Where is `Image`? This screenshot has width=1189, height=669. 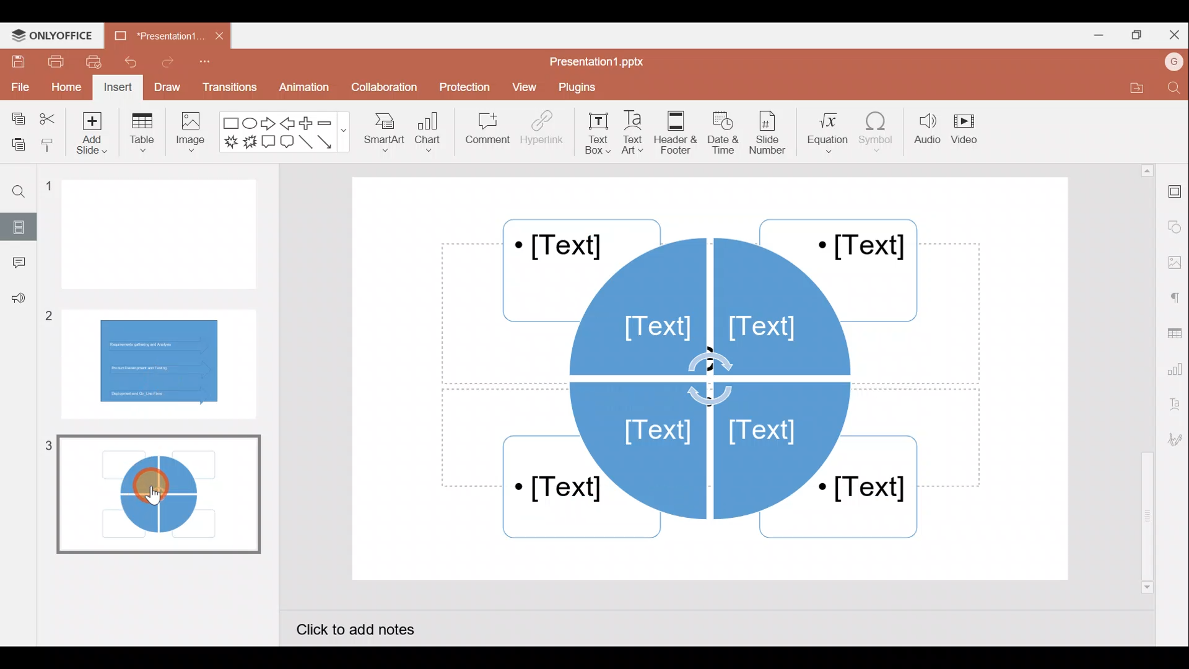 Image is located at coordinates (193, 137).